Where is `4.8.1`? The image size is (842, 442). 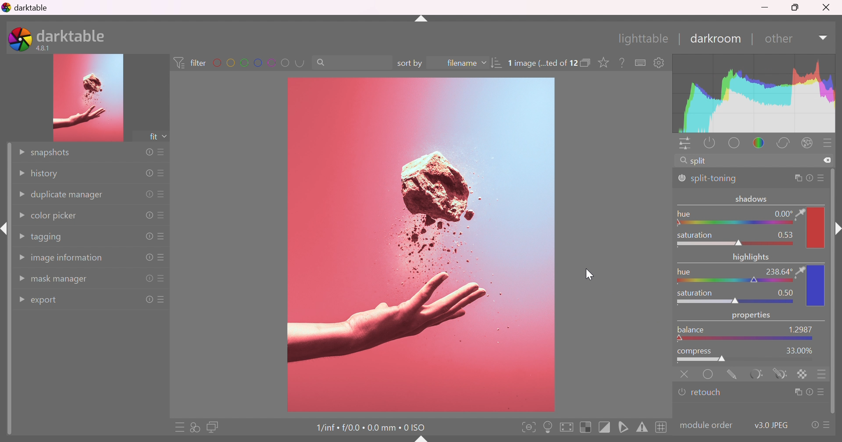
4.8.1 is located at coordinates (46, 48).